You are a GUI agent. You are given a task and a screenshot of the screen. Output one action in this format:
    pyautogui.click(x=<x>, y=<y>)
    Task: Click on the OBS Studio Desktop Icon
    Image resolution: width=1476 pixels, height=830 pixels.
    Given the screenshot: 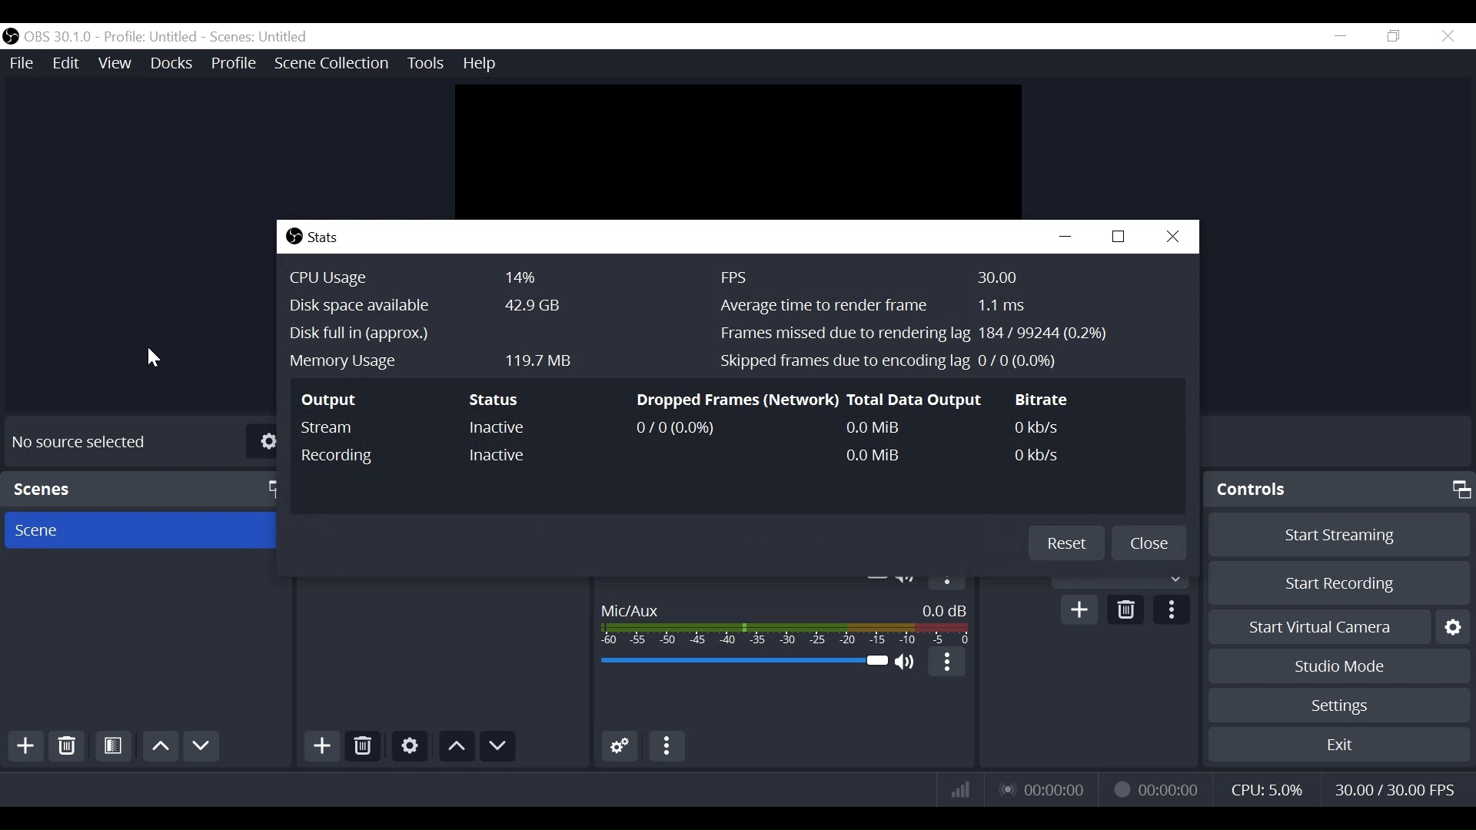 What is the action you would take?
    pyautogui.click(x=12, y=37)
    